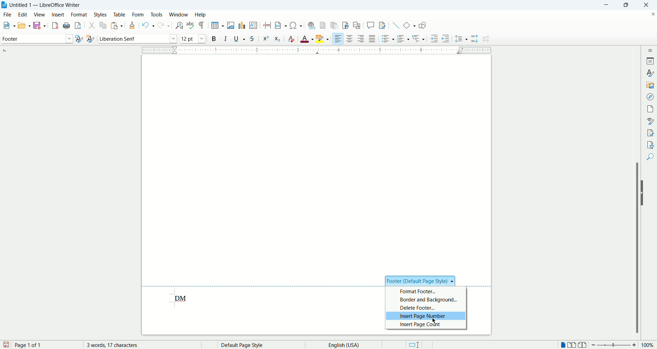 This screenshot has width=657, height=349. I want to click on align center, so click(351, 39).